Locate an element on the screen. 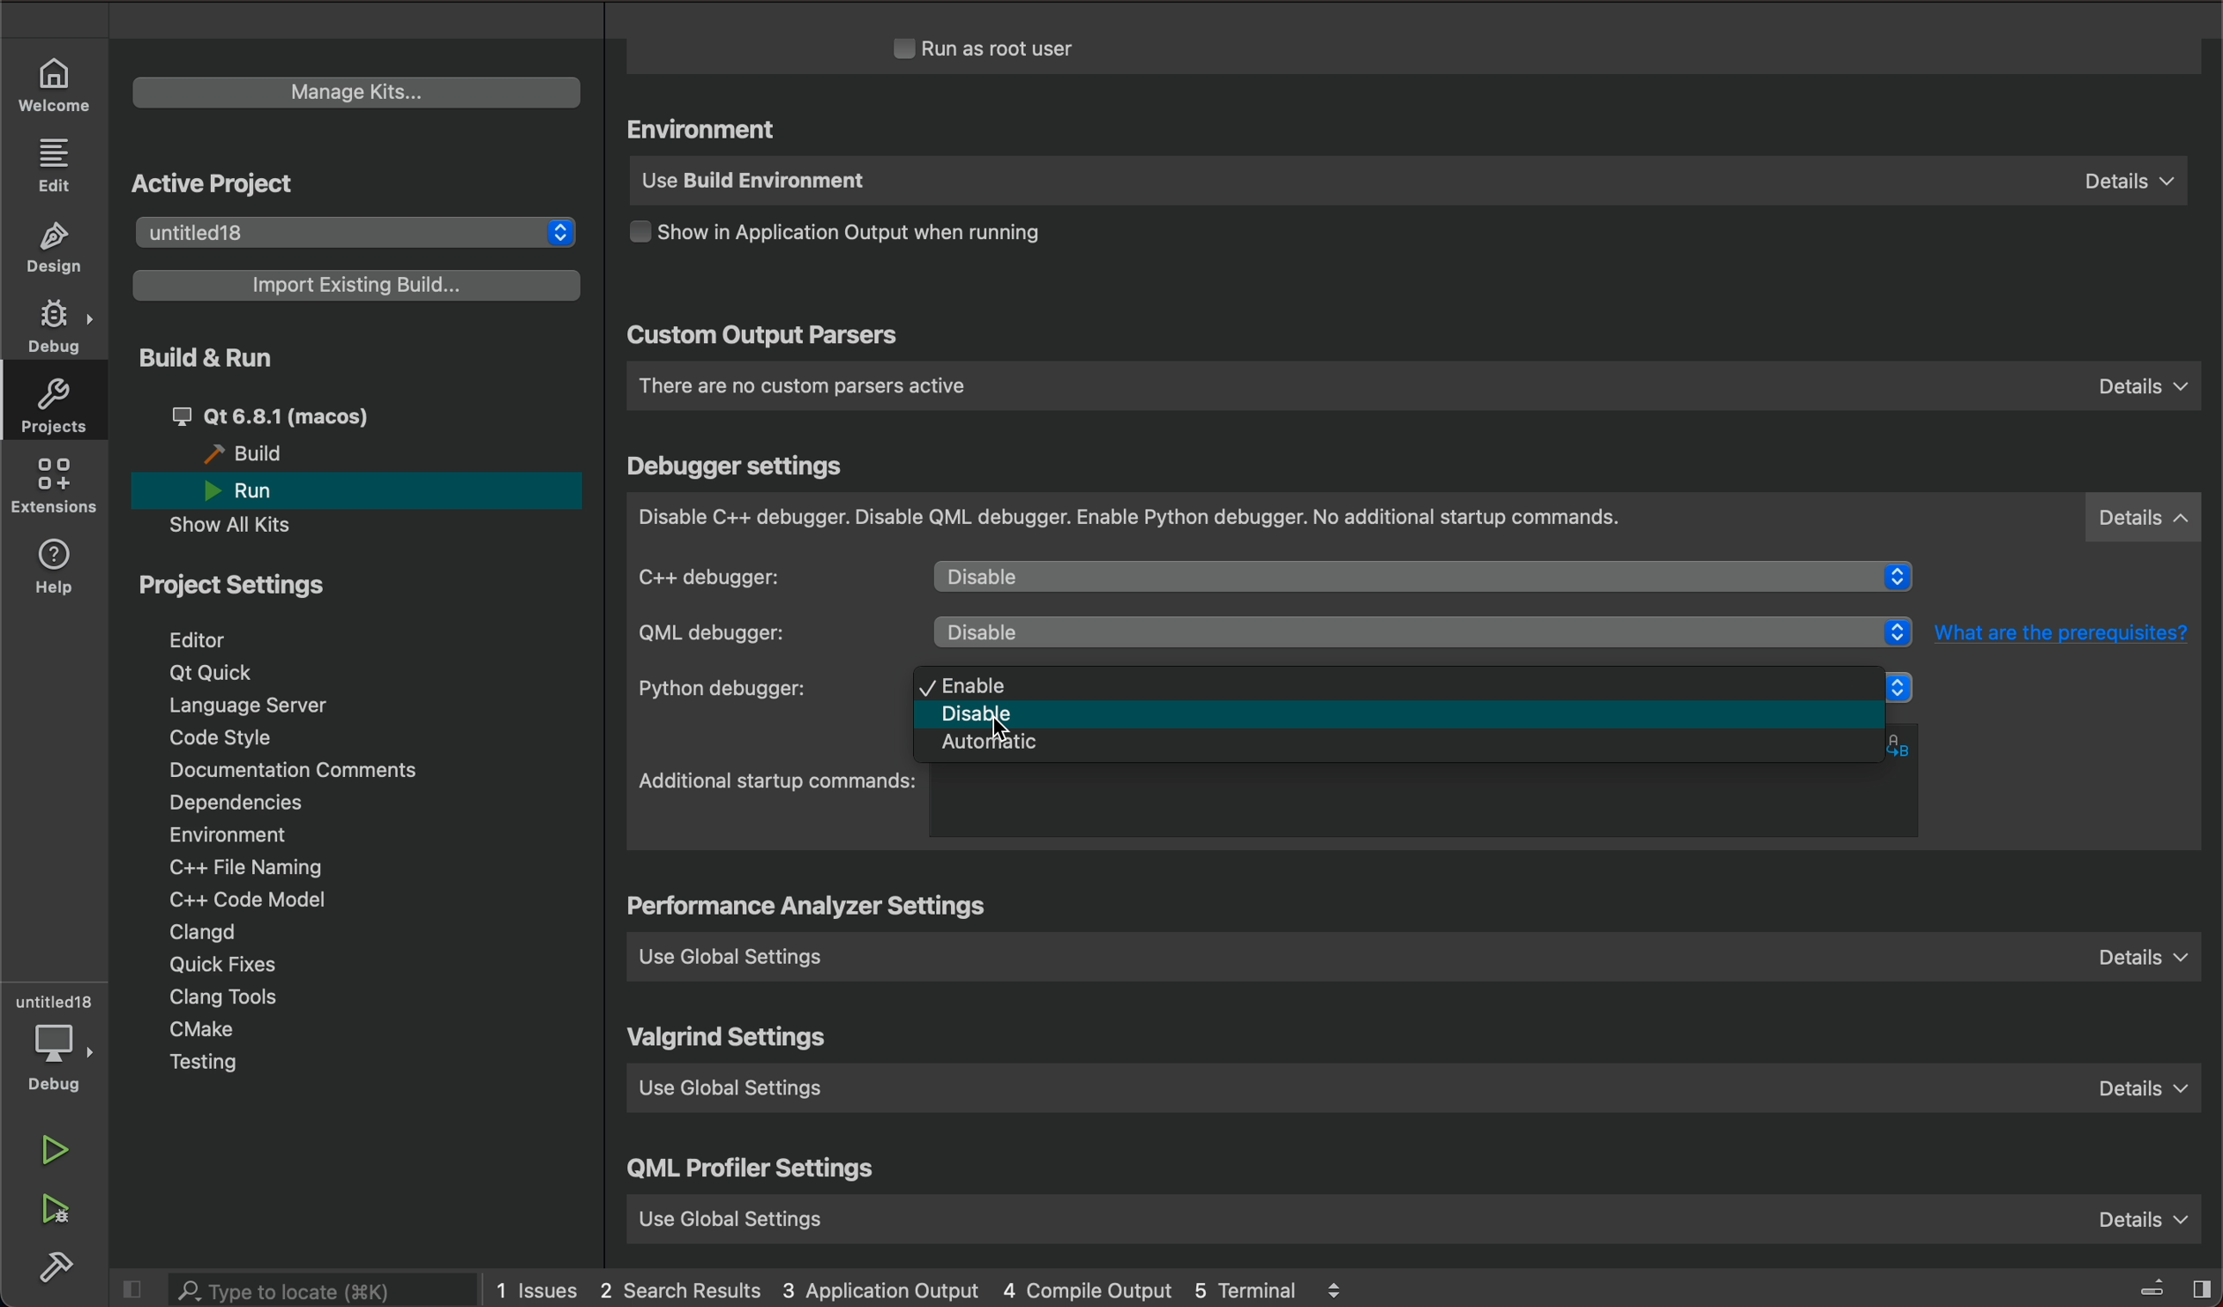 This screenshot has height=1307, width=2223. run as root user is located at coordinates (1007, 48).